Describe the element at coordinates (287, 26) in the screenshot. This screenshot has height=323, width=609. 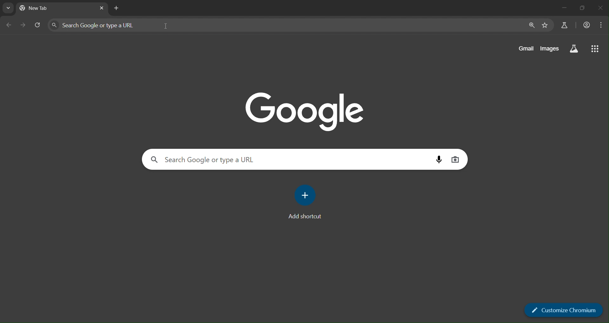
I see `search google or type a URL` at that location.